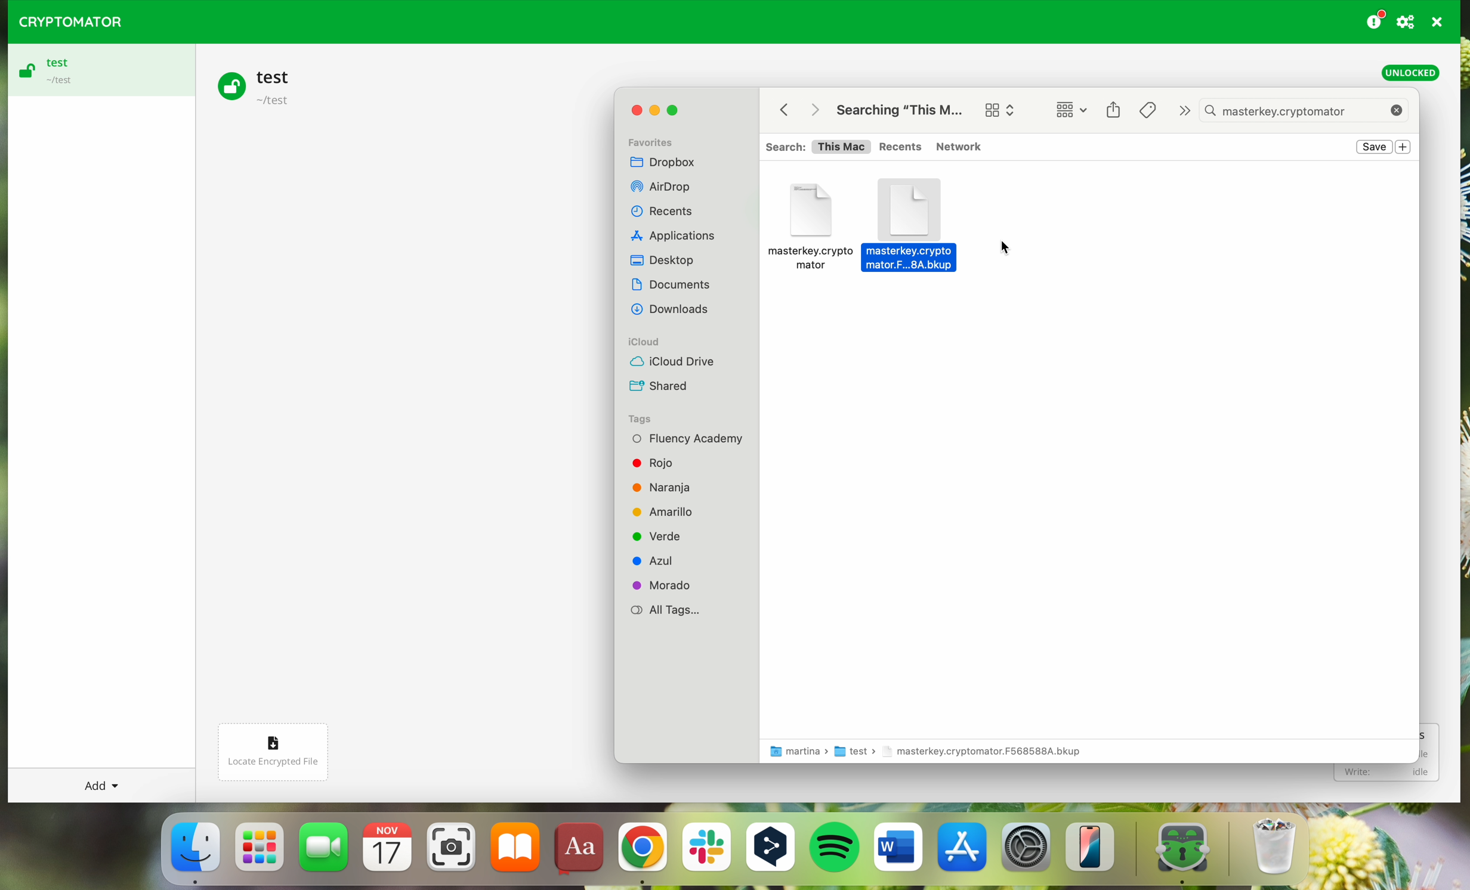 The image size is (1470, 890). What do you see at coordinates (999, 107) in the screenshot?
I see `change item grouping` at bounding box center [999, 107].